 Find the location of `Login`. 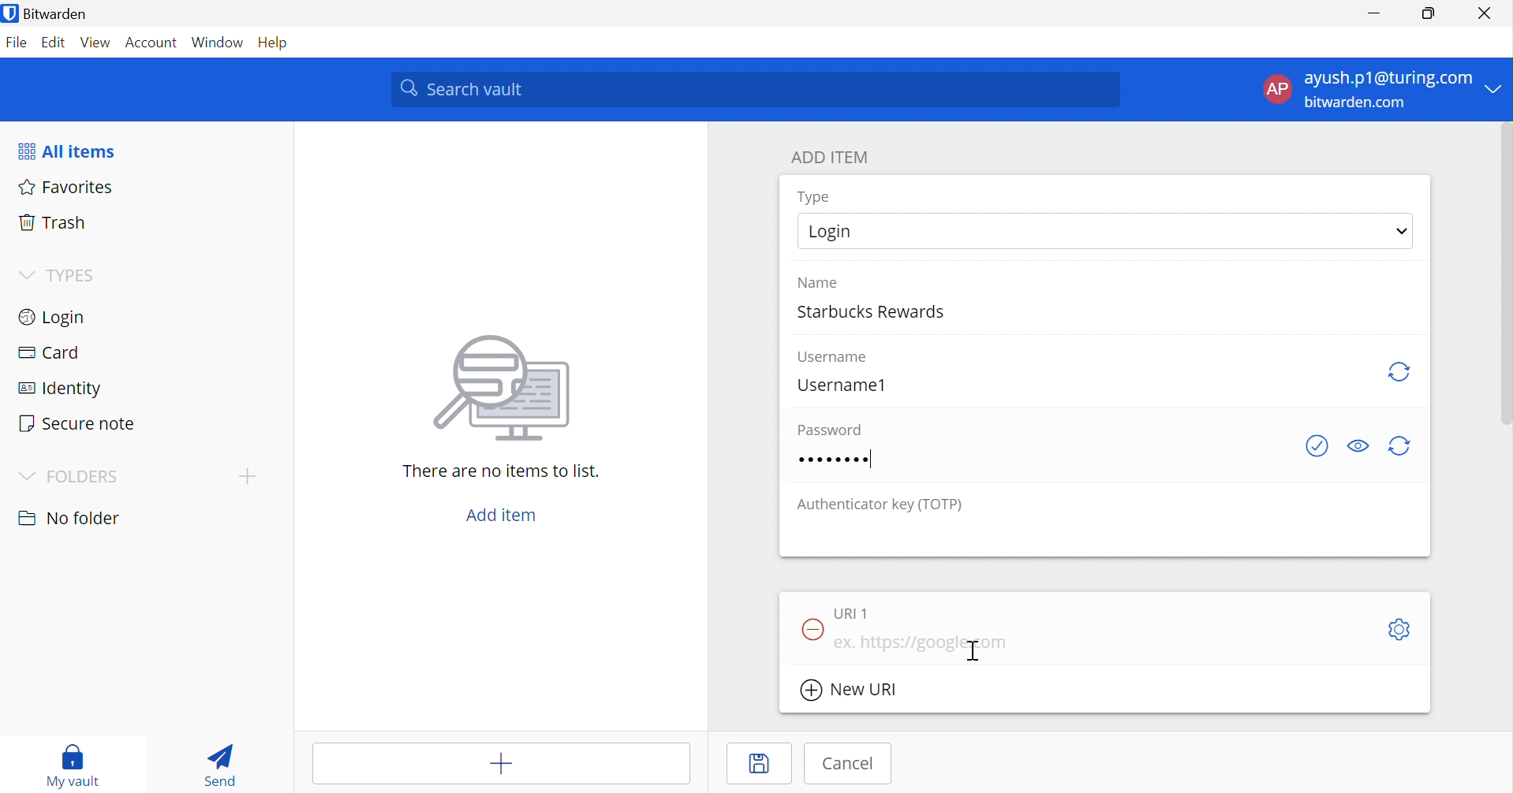

Login is located at coordinates (836, 229).